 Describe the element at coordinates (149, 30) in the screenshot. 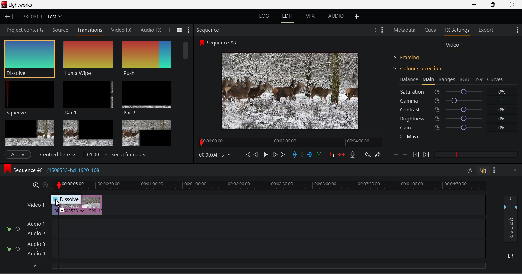

I see `Audio FX` at that location.